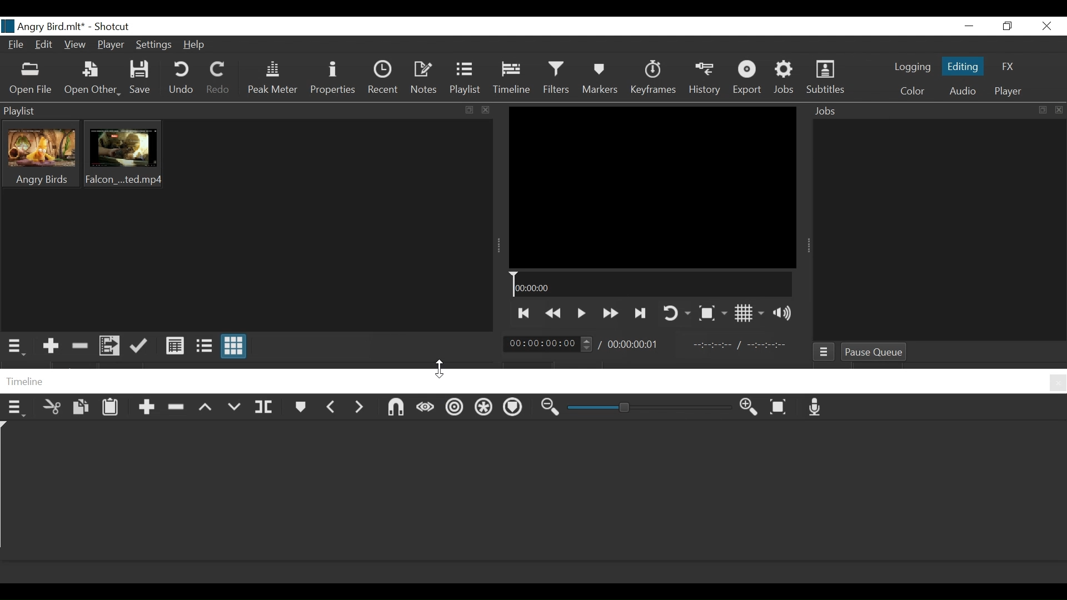 The height and width of the screenshot is (600, 1067). What do you see at coordinates (181, 79) in the screenshot?
I see `Undo` at bounding box center [181, 79].